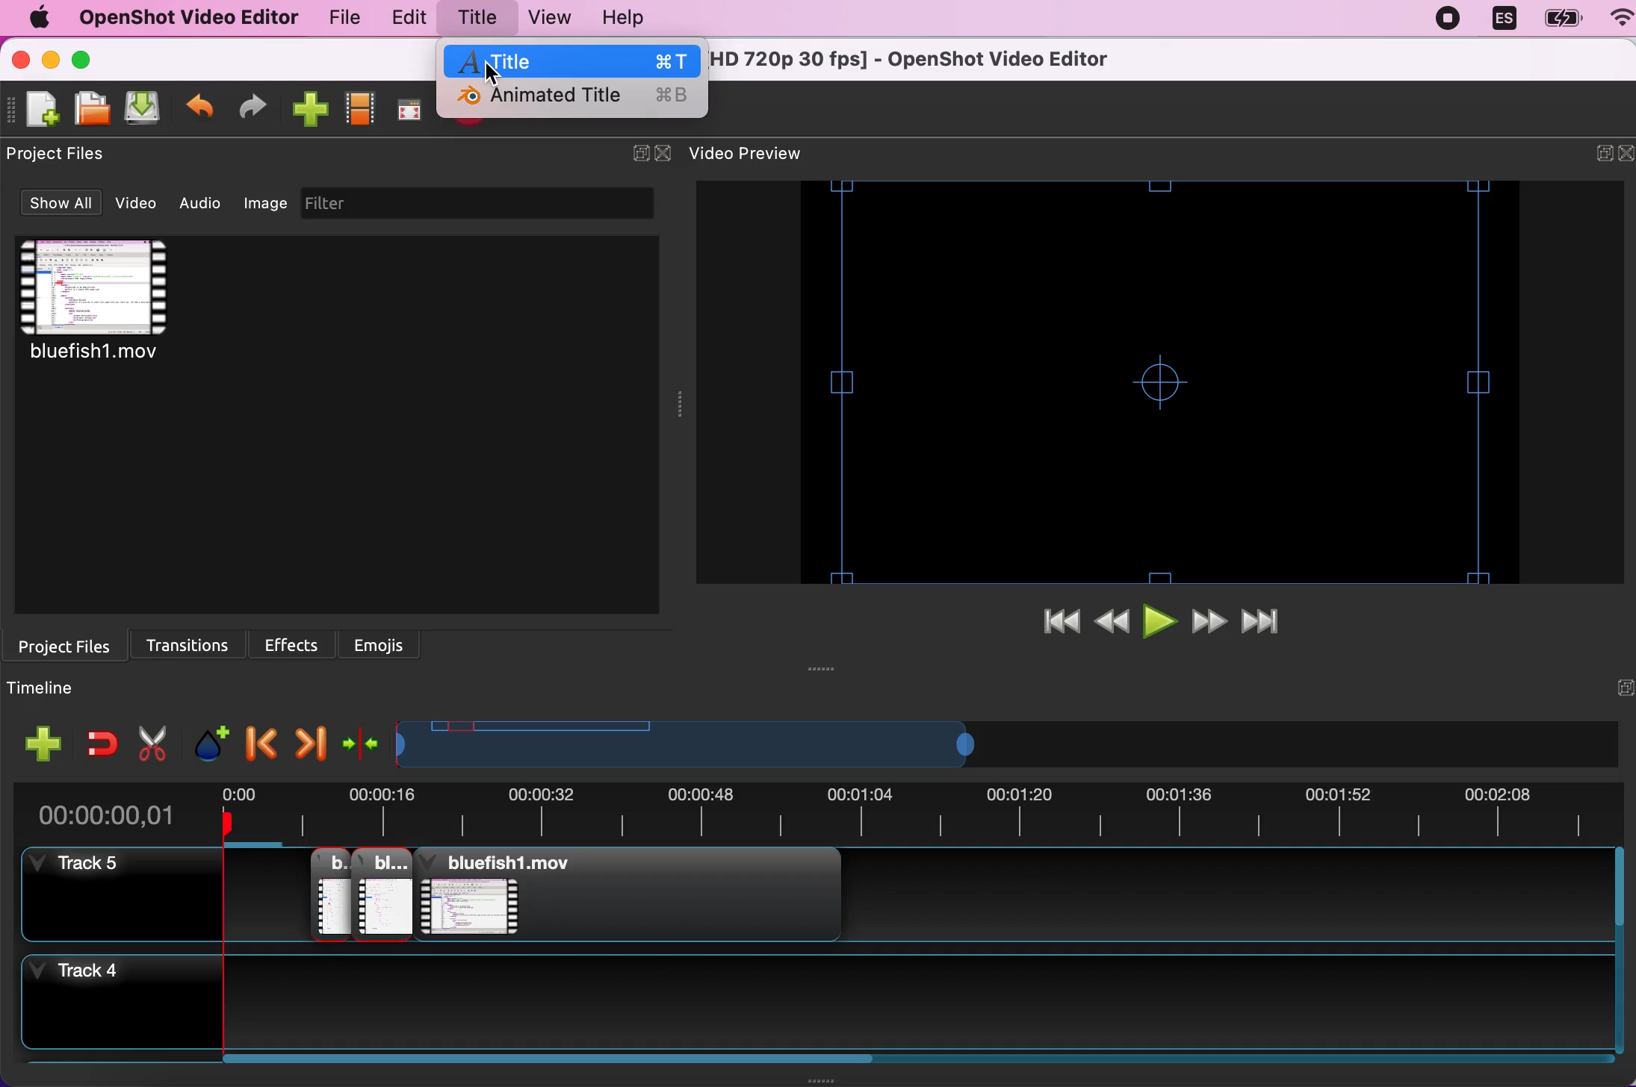  Describe the element at coordinates (544, 18) in the screenshot. I see `view` at that location.